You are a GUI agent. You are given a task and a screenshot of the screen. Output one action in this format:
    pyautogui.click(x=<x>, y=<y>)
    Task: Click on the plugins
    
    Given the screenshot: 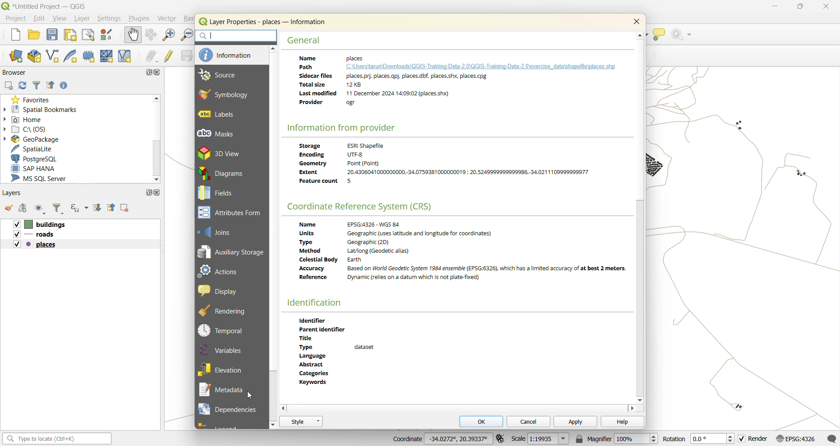 What is the action you would take?
    pyautogui.click(x=141, y=18)
    